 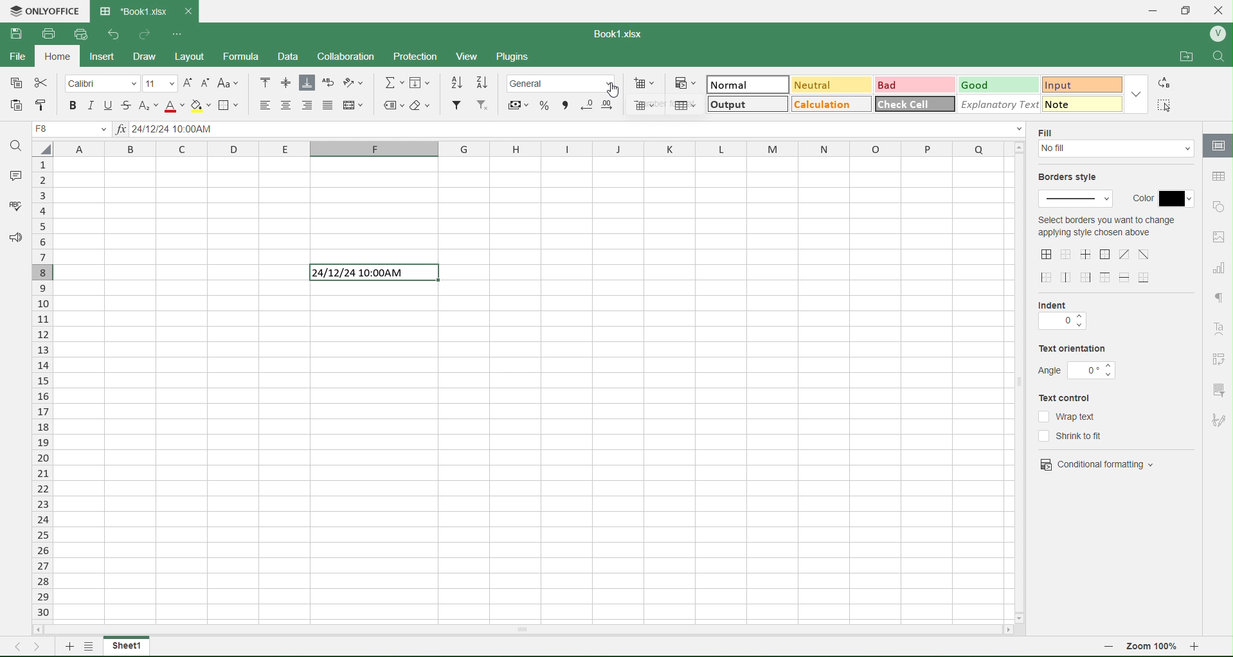 What do you see at coordinates (230, 84) in the screenshot?
I see `Change Case` at bounding box center [230, 84].